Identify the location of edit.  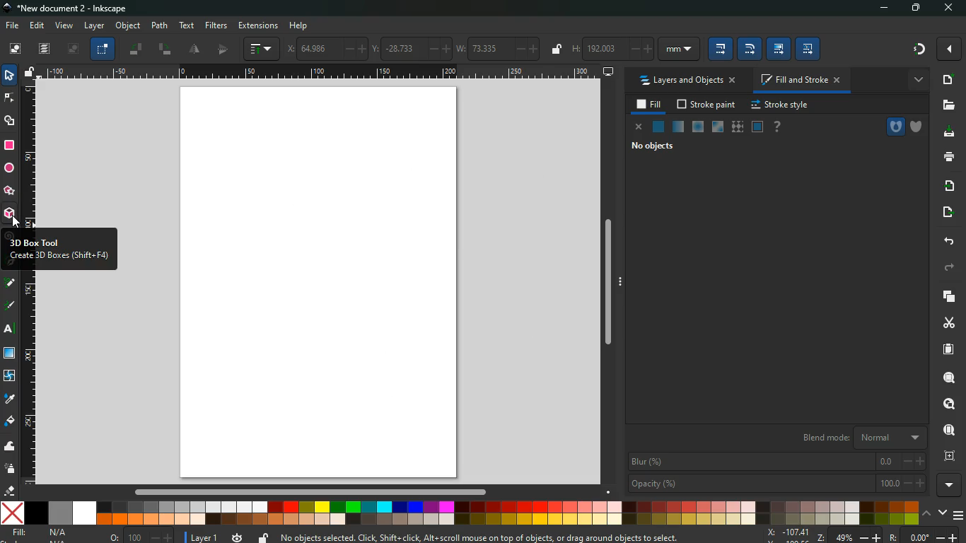
(38, 25).